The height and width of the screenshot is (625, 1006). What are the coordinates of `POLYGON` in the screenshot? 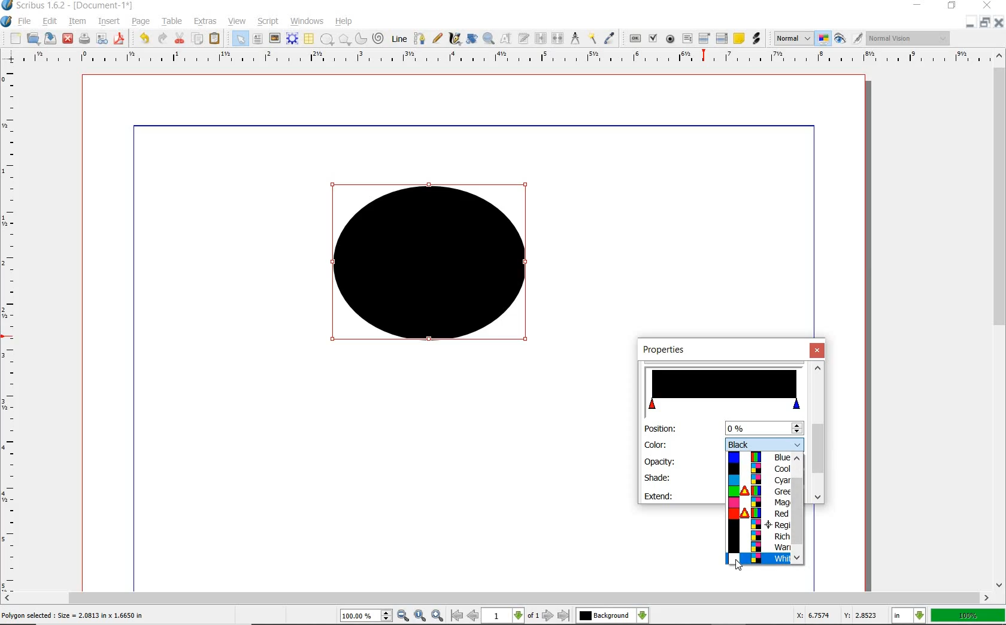 It's located at (344, 40).